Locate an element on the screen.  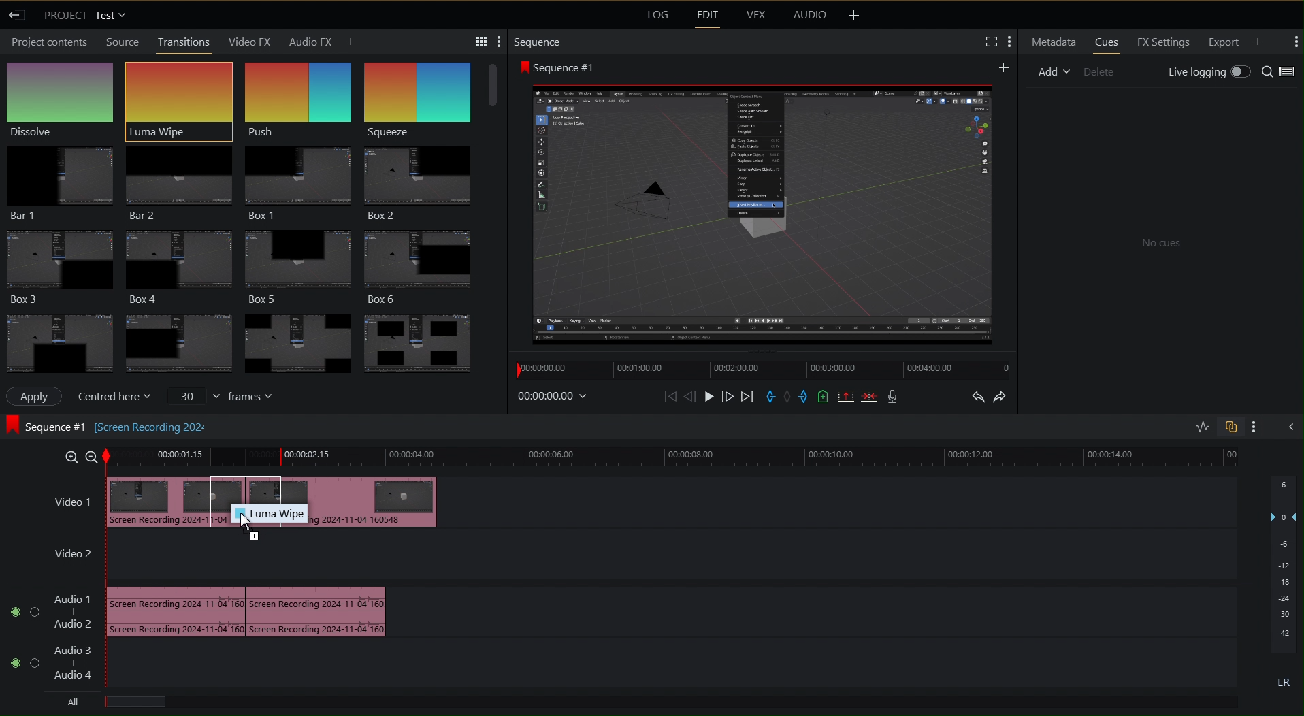
More is located at coordinates (1253, 427).